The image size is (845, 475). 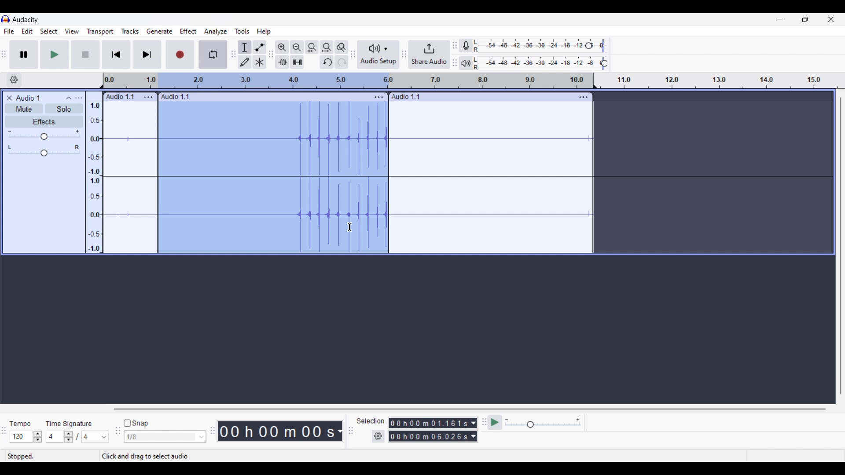 What do you see at coordinates (68, 437) in the screenshot?
I see `Increase/Decrease time signature` at bounding box center [68, 437].